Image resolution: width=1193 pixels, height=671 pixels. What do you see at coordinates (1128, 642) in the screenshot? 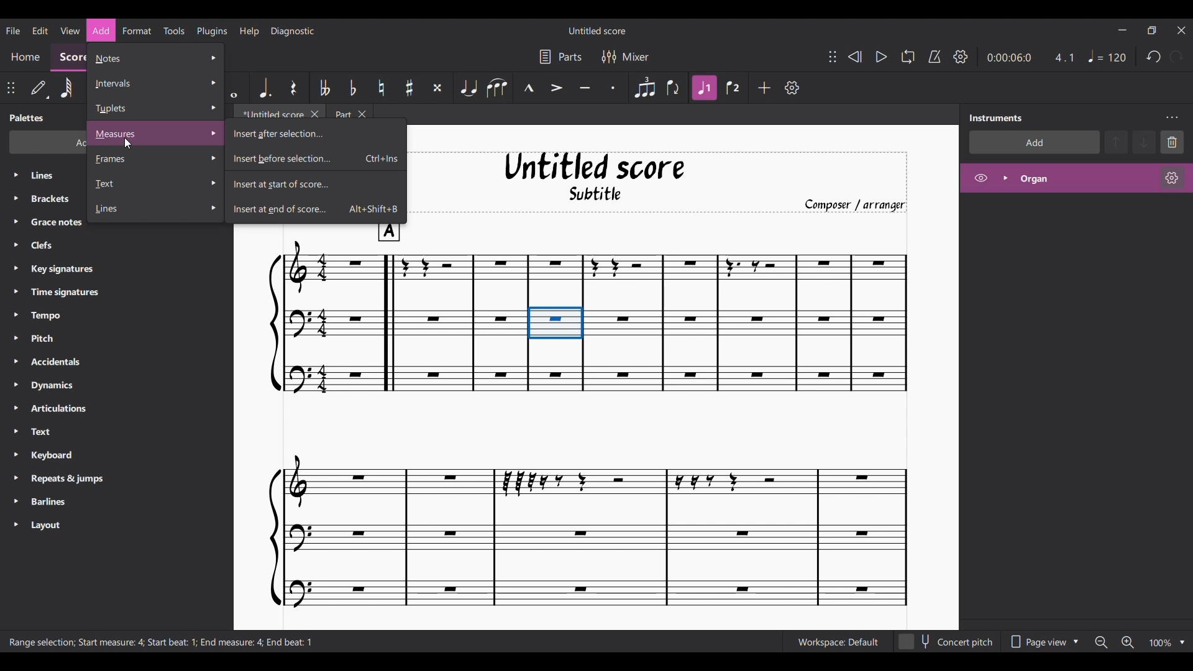
I see `Zoom in` at bounding box center [1128, 642].